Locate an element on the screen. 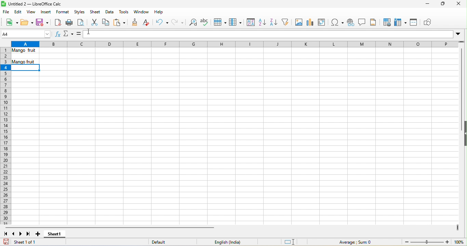  window is located at coordinates (143, 12).